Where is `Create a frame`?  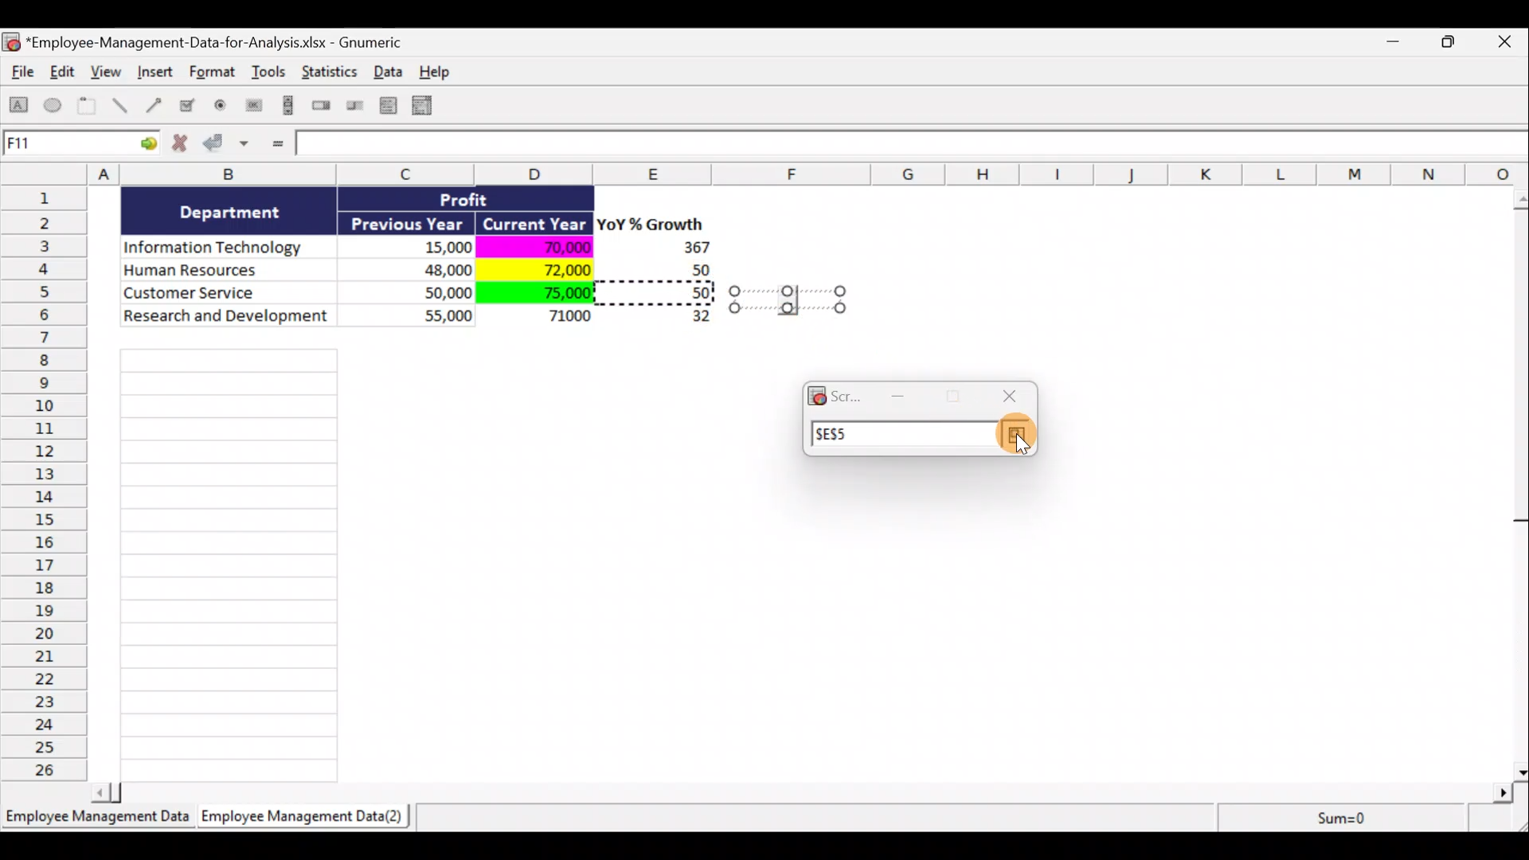
Create a frame is located at coordinates (87, 107).